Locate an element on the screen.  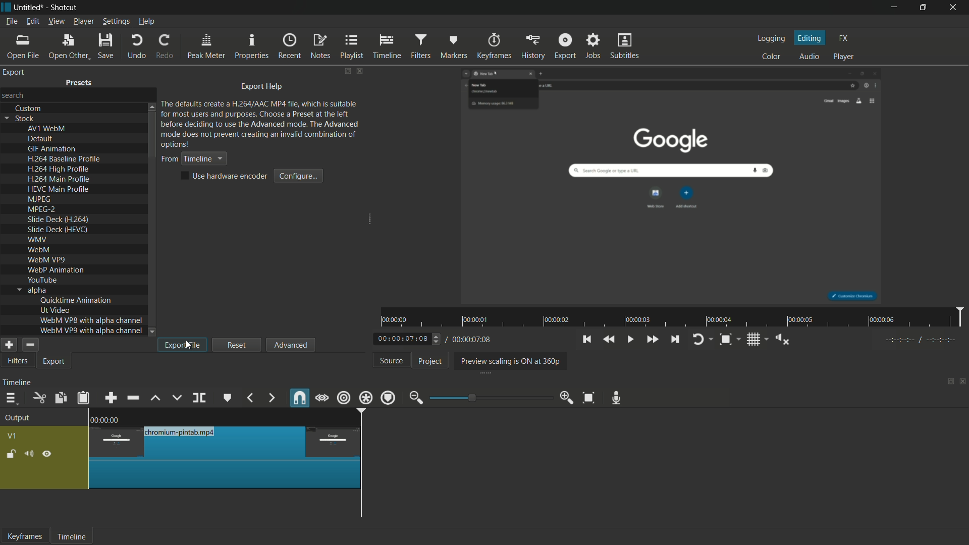
advanced is located at coordinates (290, 344).